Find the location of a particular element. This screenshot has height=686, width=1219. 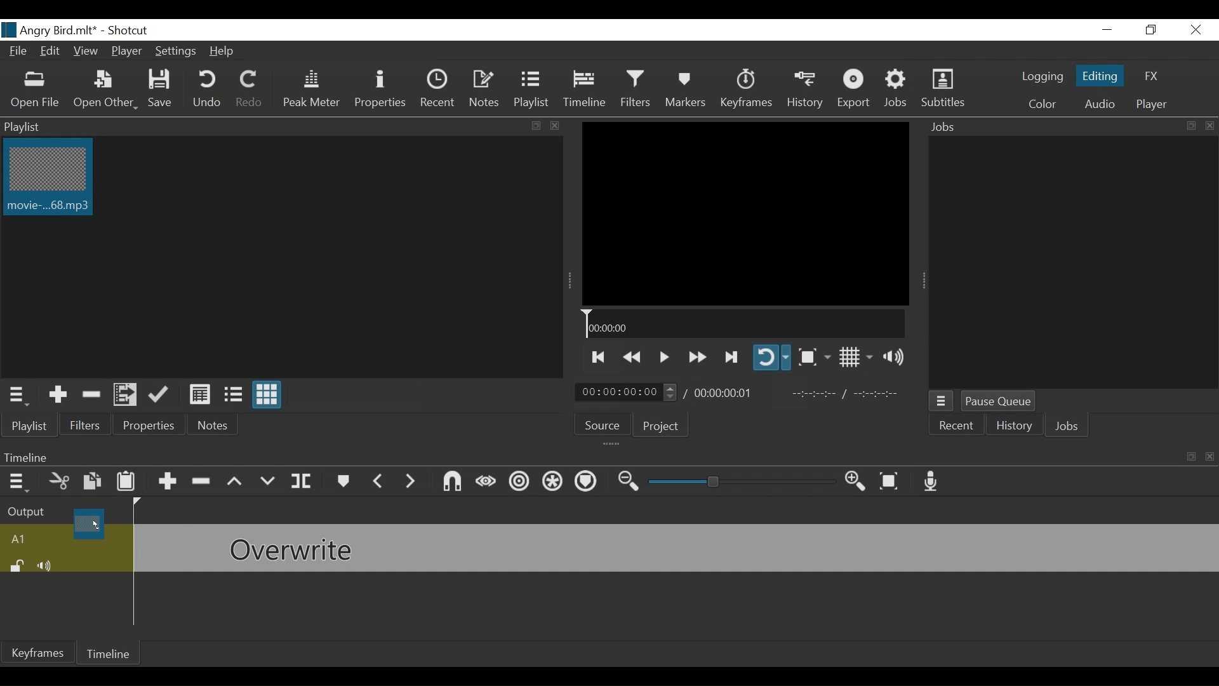

Redo is located at coordinates (246, 90).